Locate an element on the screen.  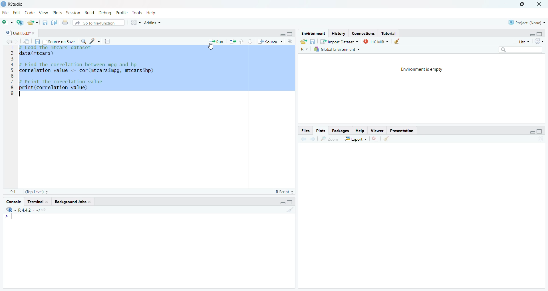
View is located at coordinates (377, 131).